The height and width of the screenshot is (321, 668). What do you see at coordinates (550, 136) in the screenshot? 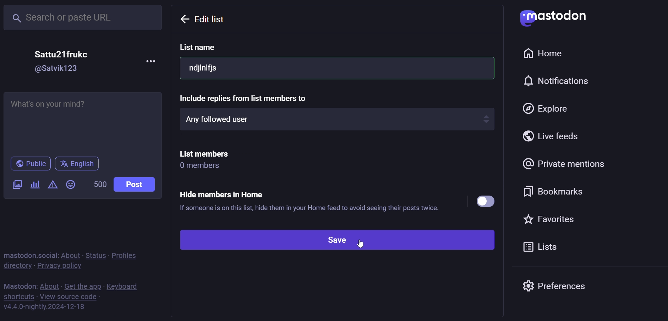
I see `live feed` at bounding box center [550, 136].